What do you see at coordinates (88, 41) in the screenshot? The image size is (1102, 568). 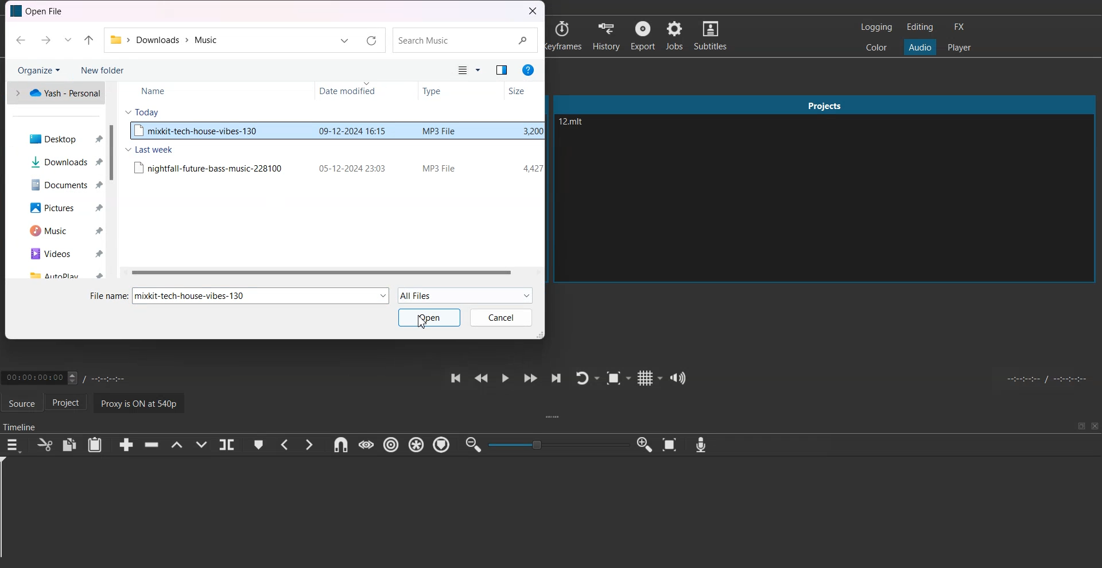 I see `Up to Previous` at bounding box center [88, 41].